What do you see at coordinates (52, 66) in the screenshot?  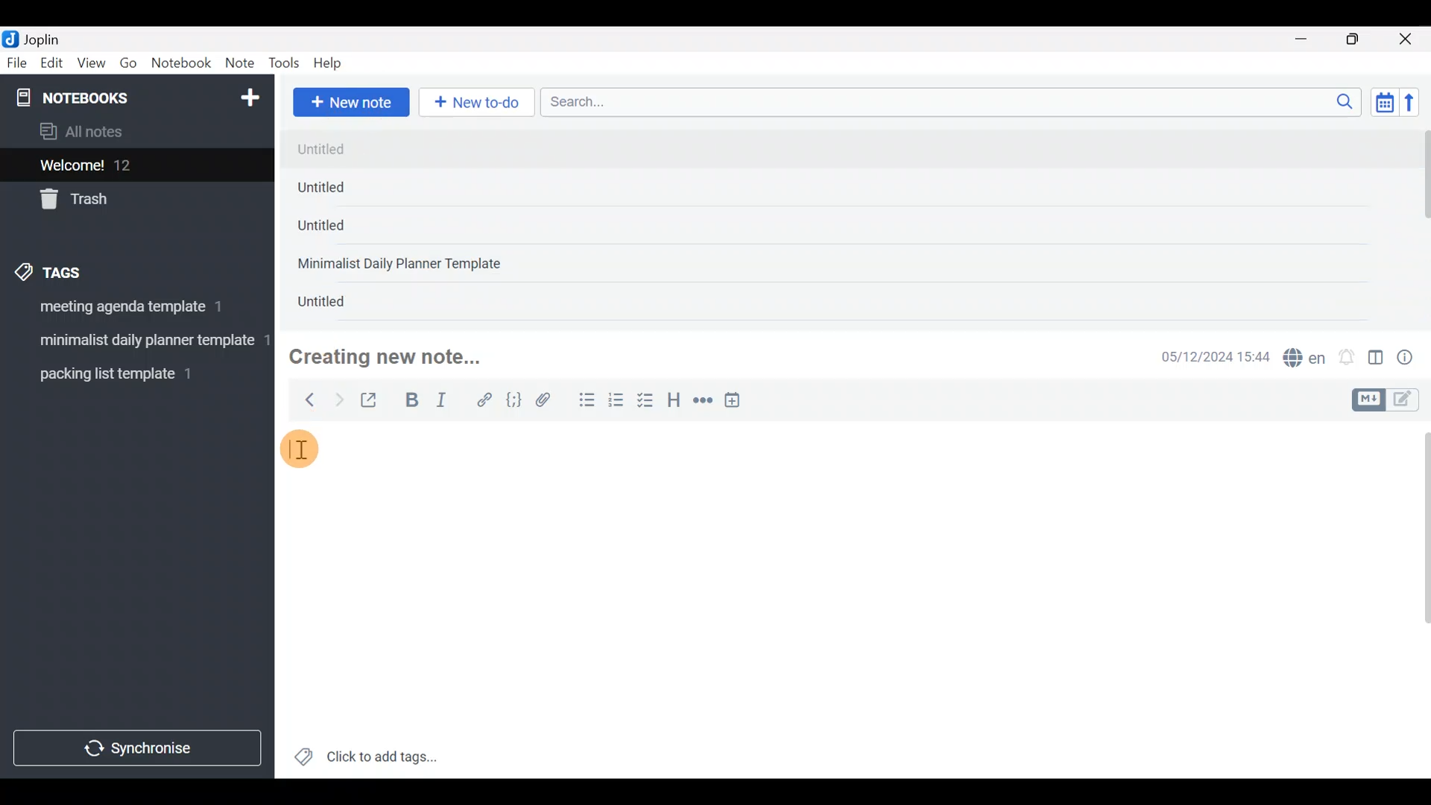 I see `Edit` at bounding box center [52, 66].